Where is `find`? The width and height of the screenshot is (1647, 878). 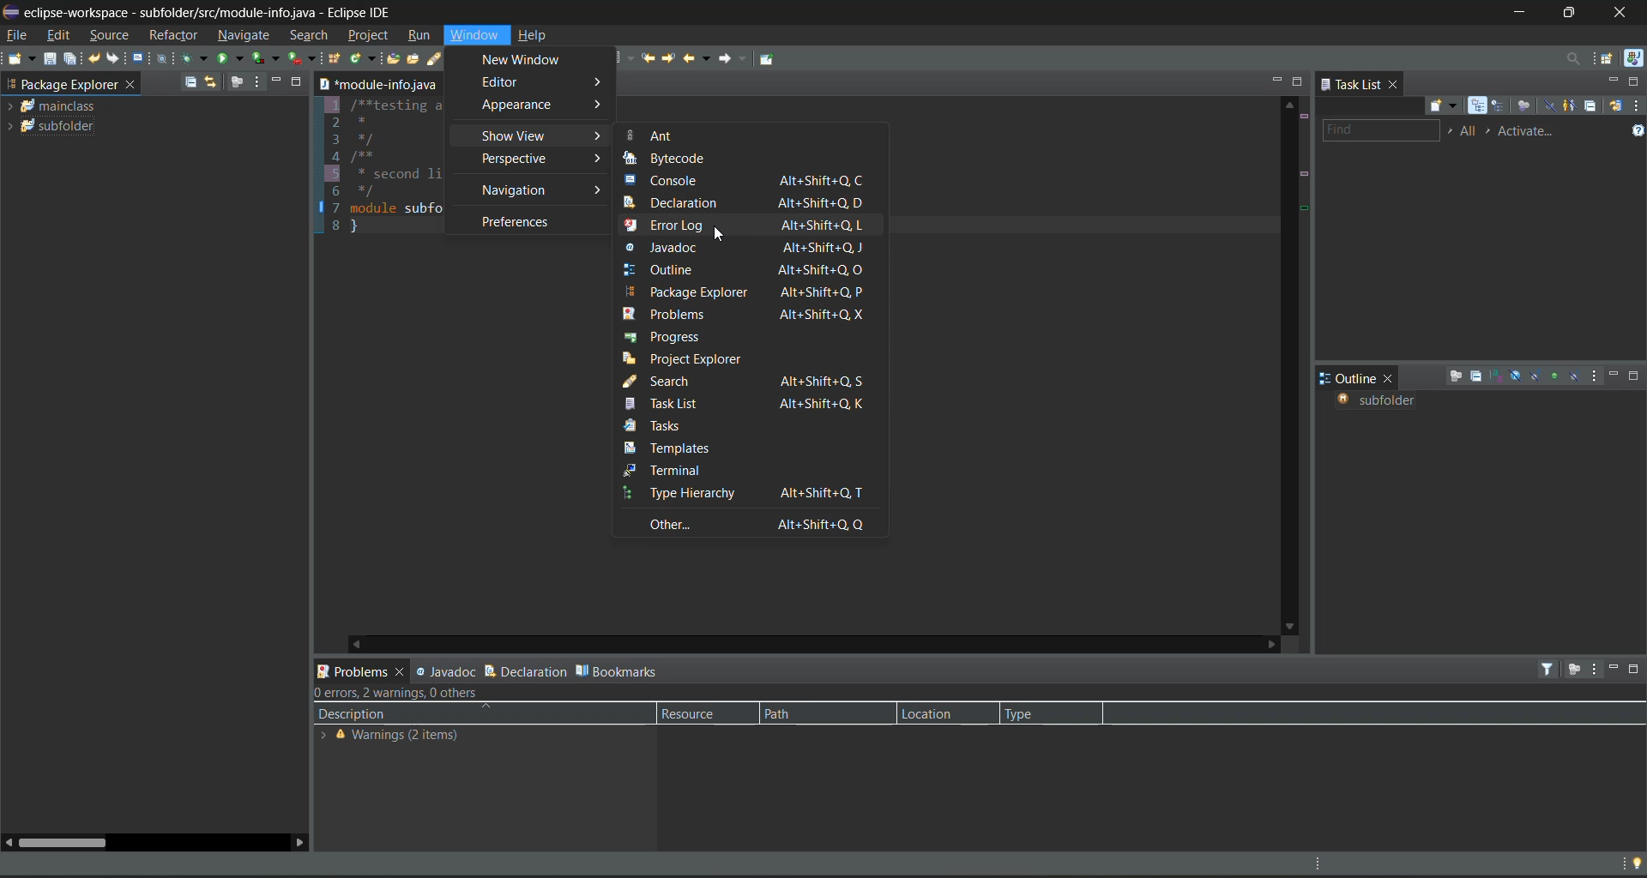
find is located at coordinates (1379, 132).